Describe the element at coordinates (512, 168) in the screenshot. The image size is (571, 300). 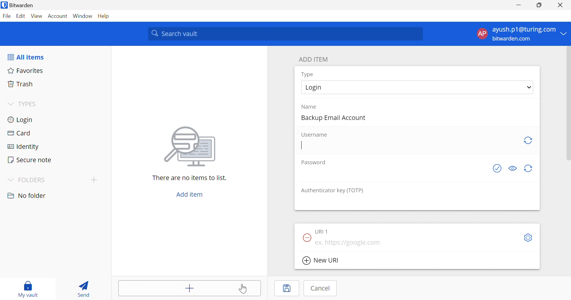
I see `Toggle visibility` at that location.